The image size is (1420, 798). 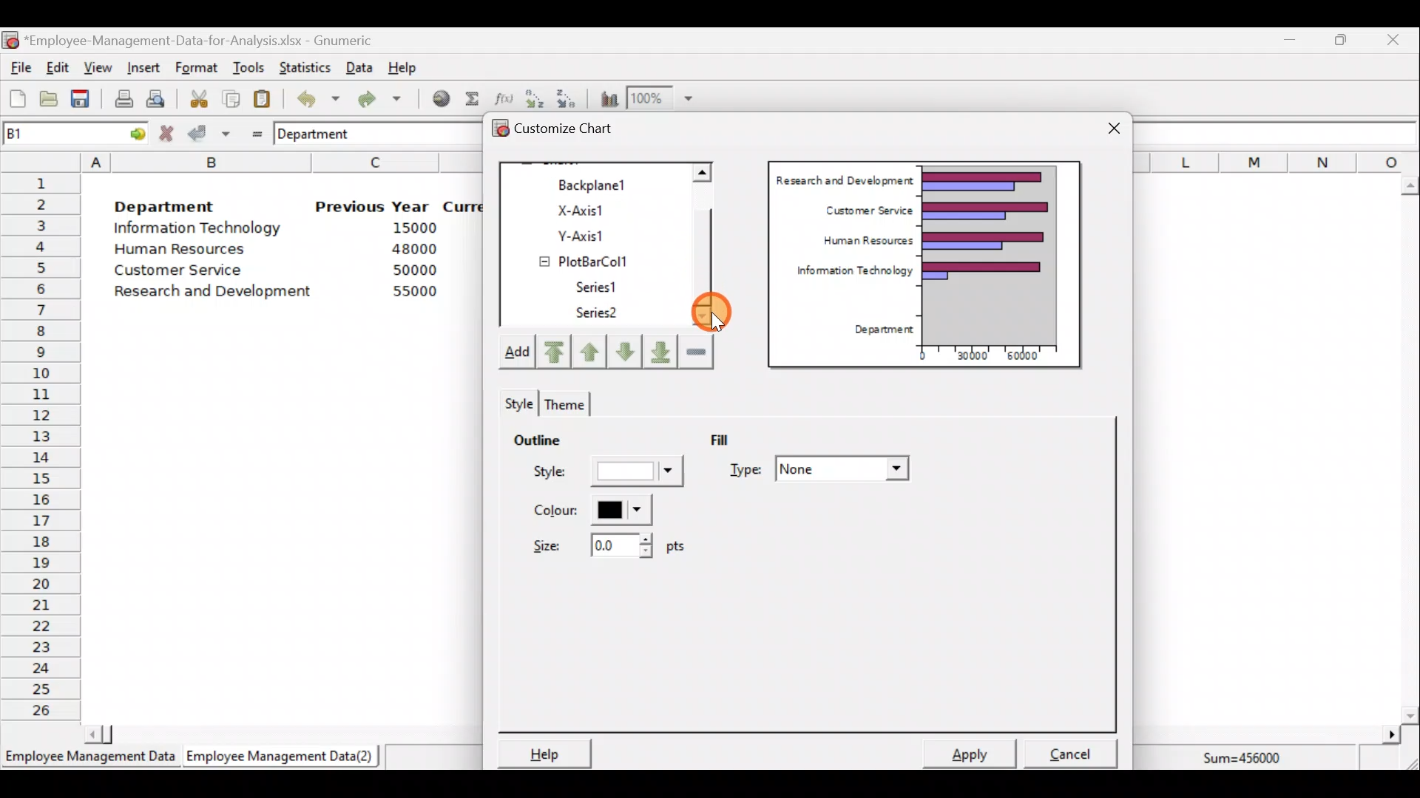 What do you see at coordinates (200, 228) in the screenshot?
I see `Information Technology` at bounding box center [200, 228].